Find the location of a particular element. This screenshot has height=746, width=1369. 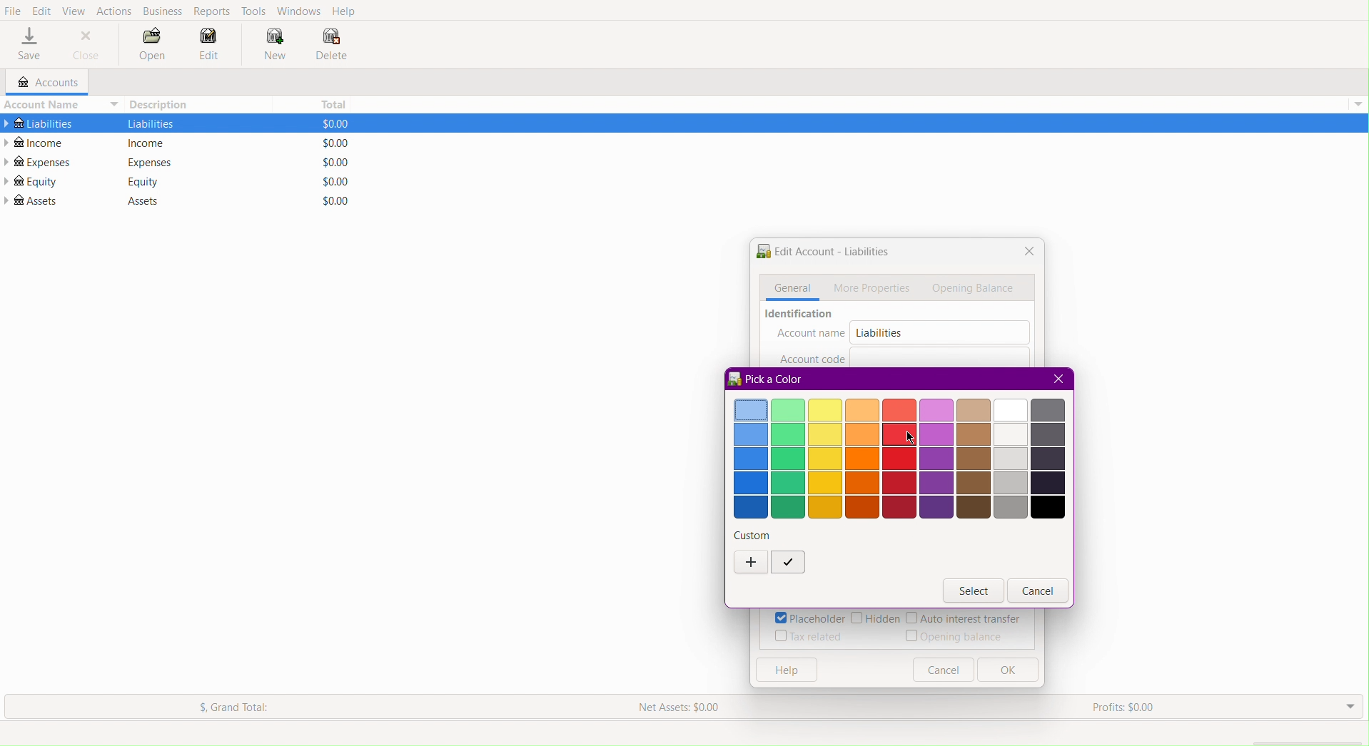

Description is located at coordinates (163, 104).